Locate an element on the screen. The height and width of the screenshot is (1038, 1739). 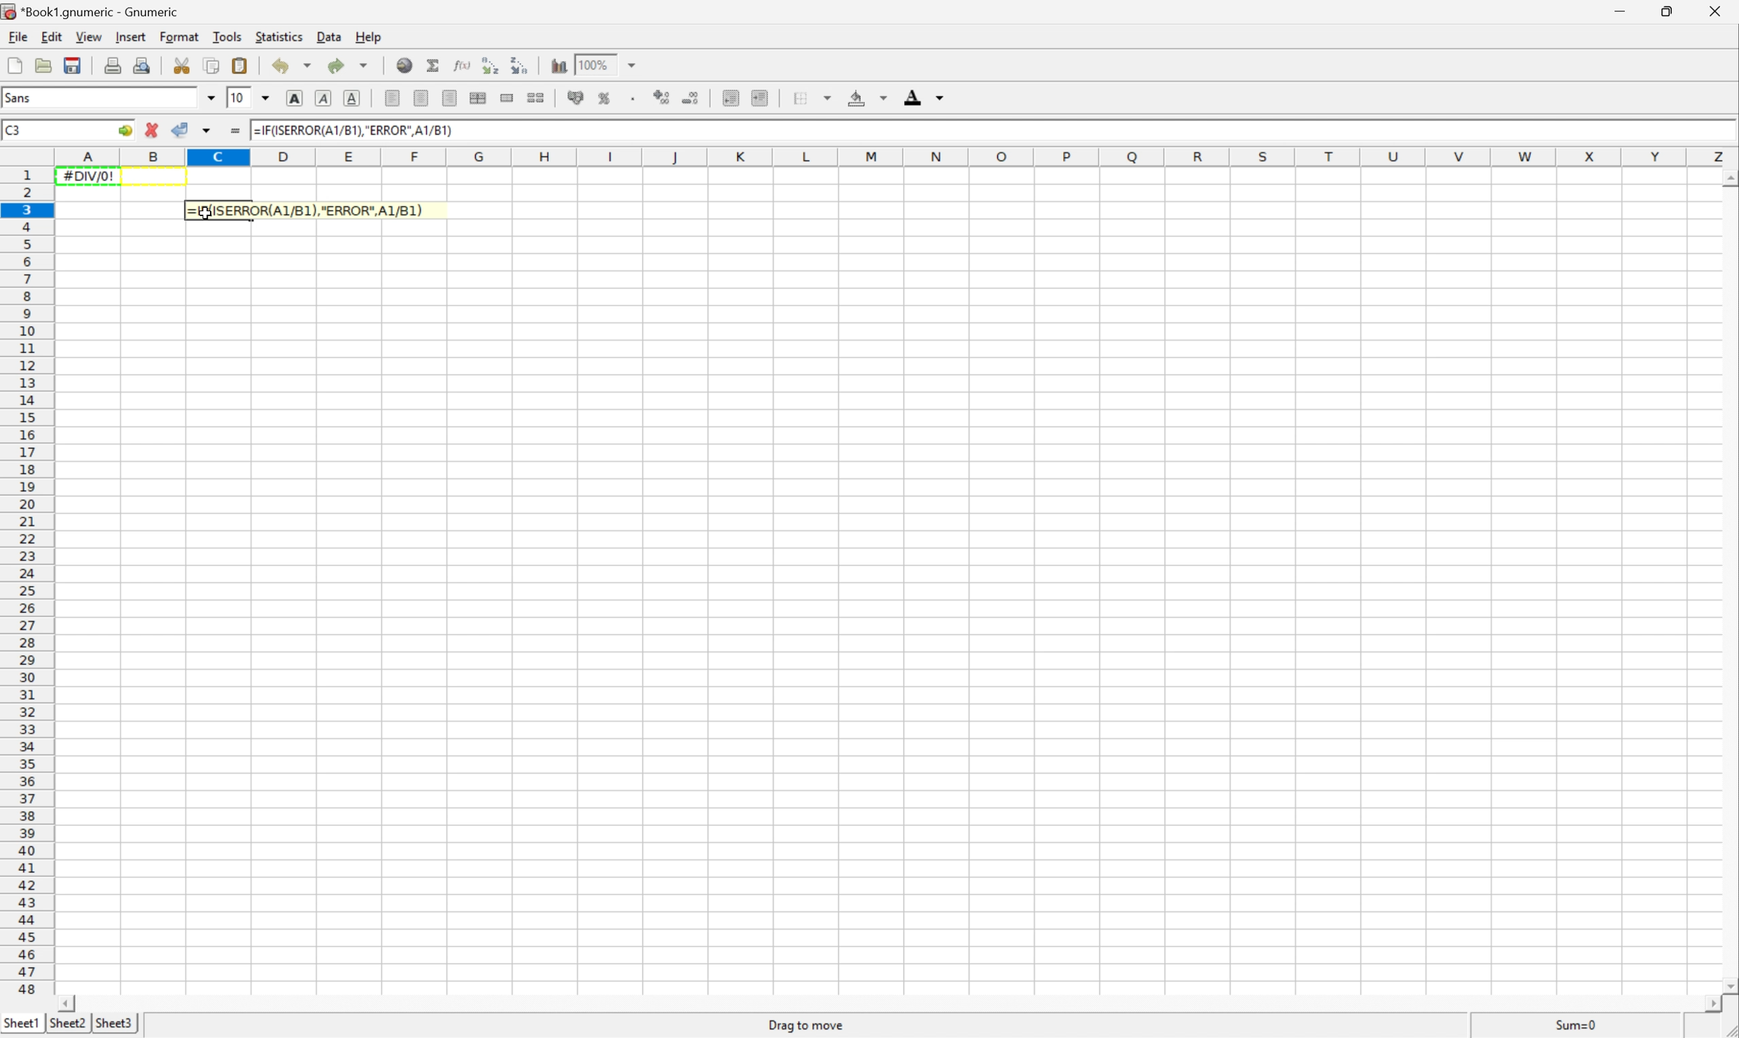
Edit a function in current cell  is located at coordinates (460, 65).